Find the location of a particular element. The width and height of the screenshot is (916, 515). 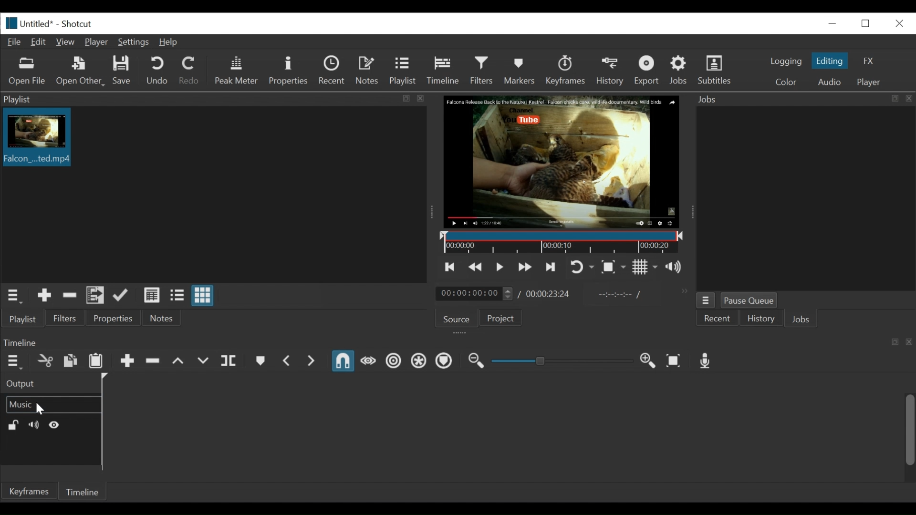

Restore is located at coordinates (864, 22).